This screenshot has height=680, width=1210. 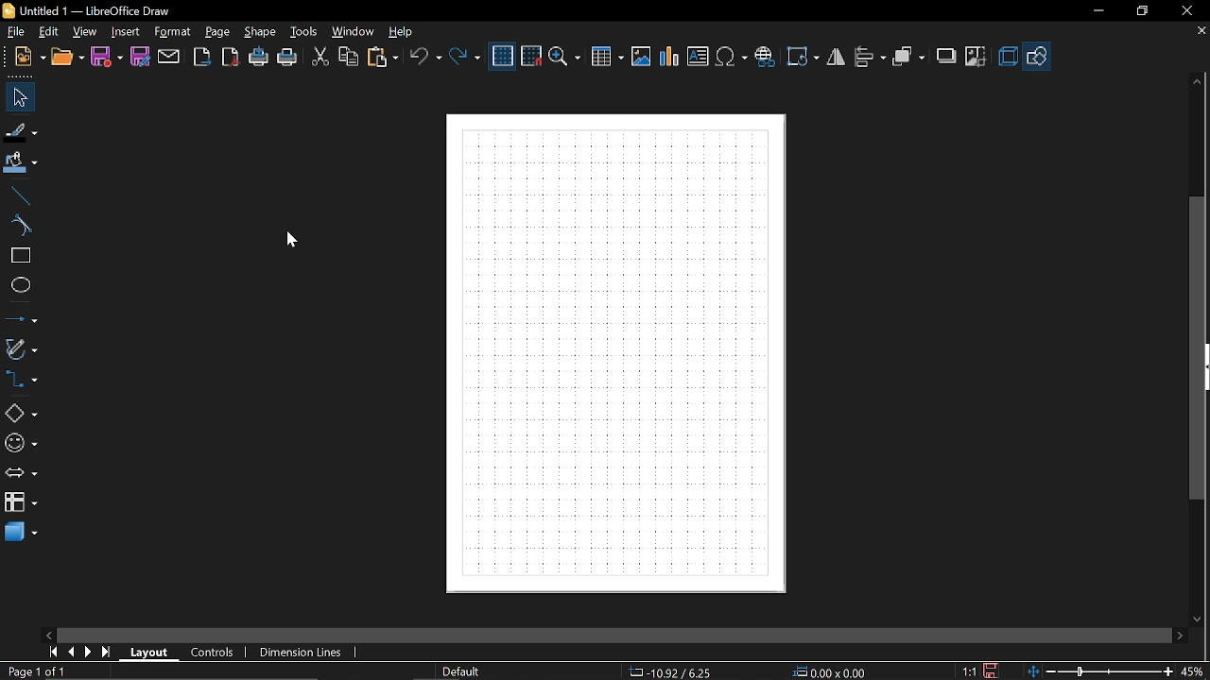 I want to click on hide, expand , so click(x=1207, y=367).